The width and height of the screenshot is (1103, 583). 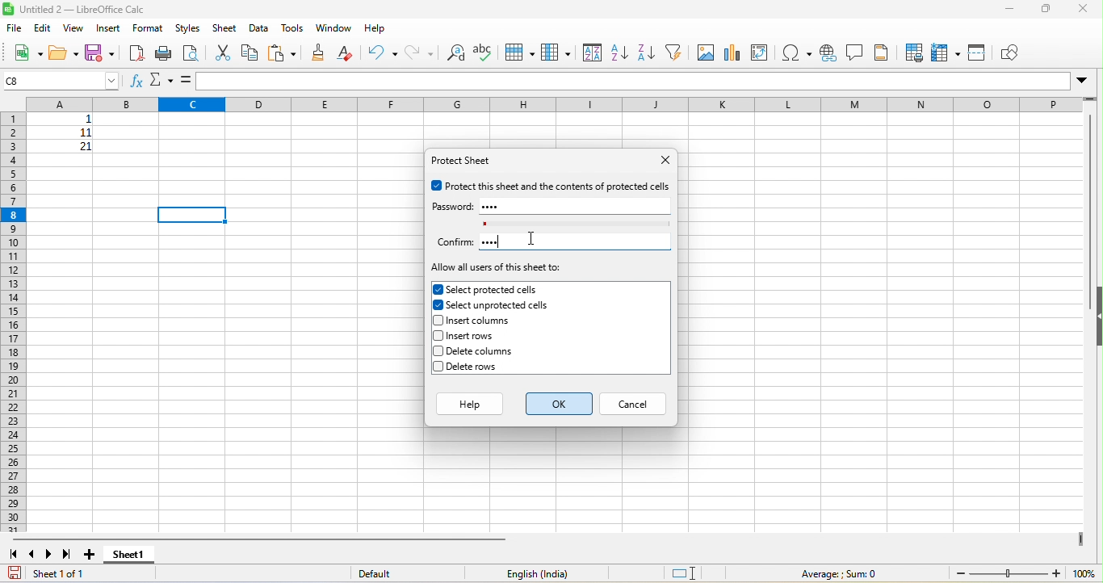 I want to click on show draw function, so click(x=1014, y=54).